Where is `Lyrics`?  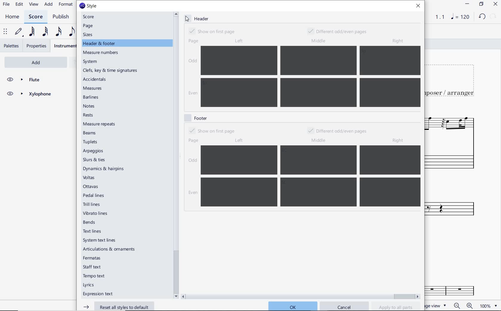
Lyrics is located at coordinates (90, 285).